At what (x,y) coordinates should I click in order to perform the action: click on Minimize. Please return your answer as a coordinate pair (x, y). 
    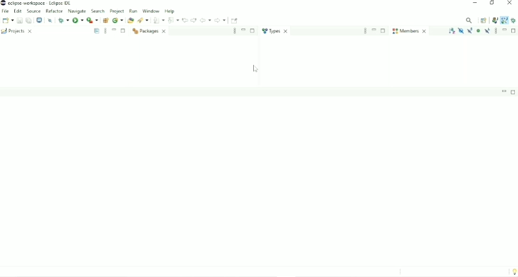
    Looking at the image, I should click on (475, 4).